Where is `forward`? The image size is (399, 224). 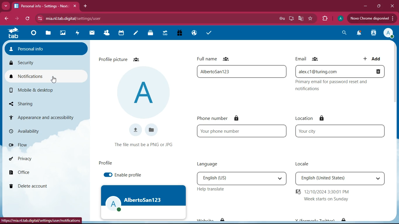 forward is located at coordinates (18, 19).